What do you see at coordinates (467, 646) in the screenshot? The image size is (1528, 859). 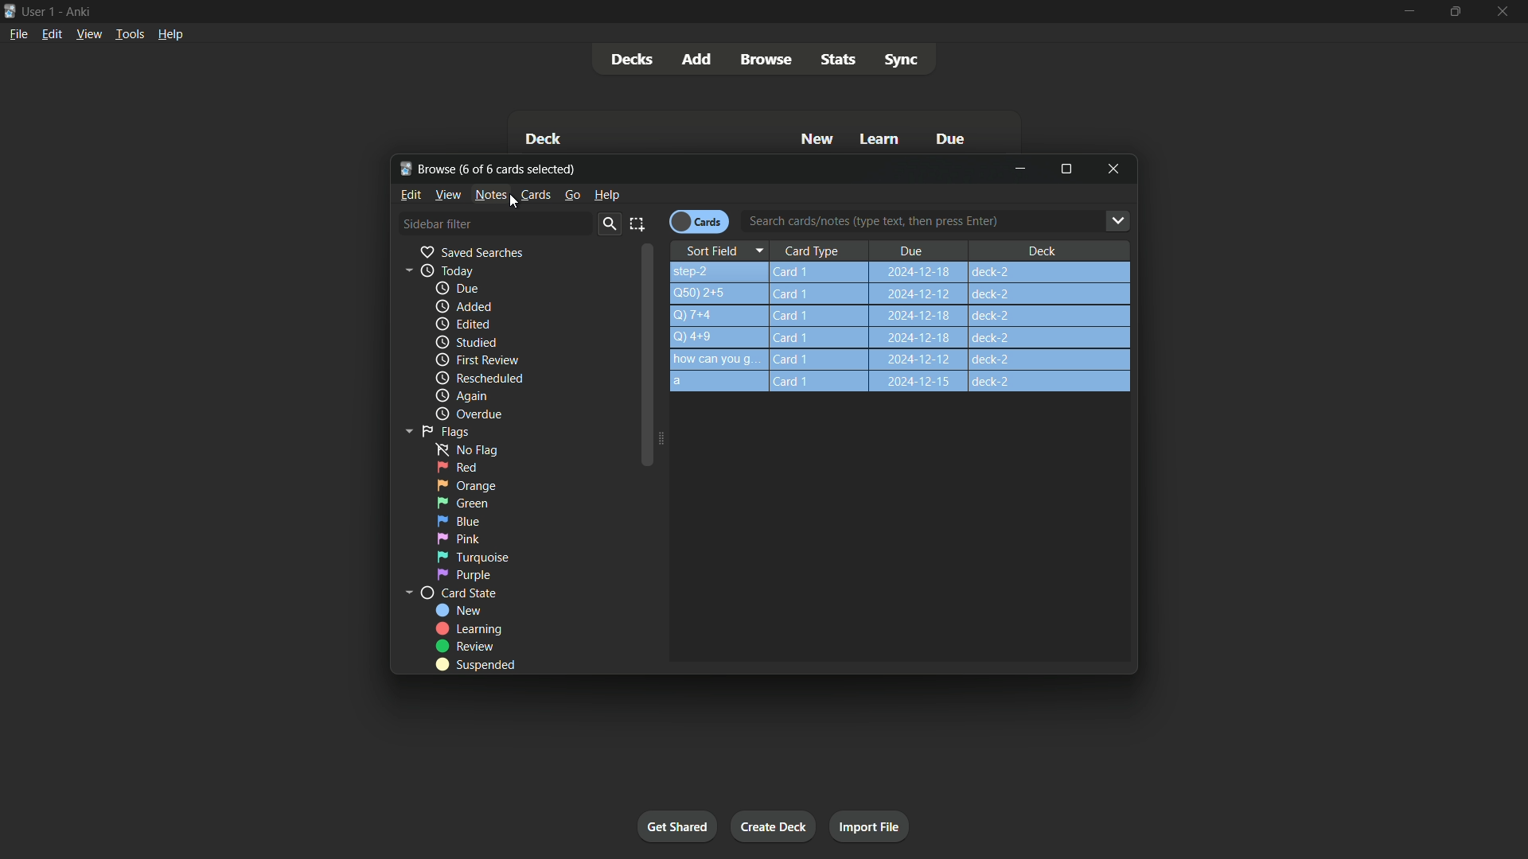 I see `Review` at bounding box center [467, 646].